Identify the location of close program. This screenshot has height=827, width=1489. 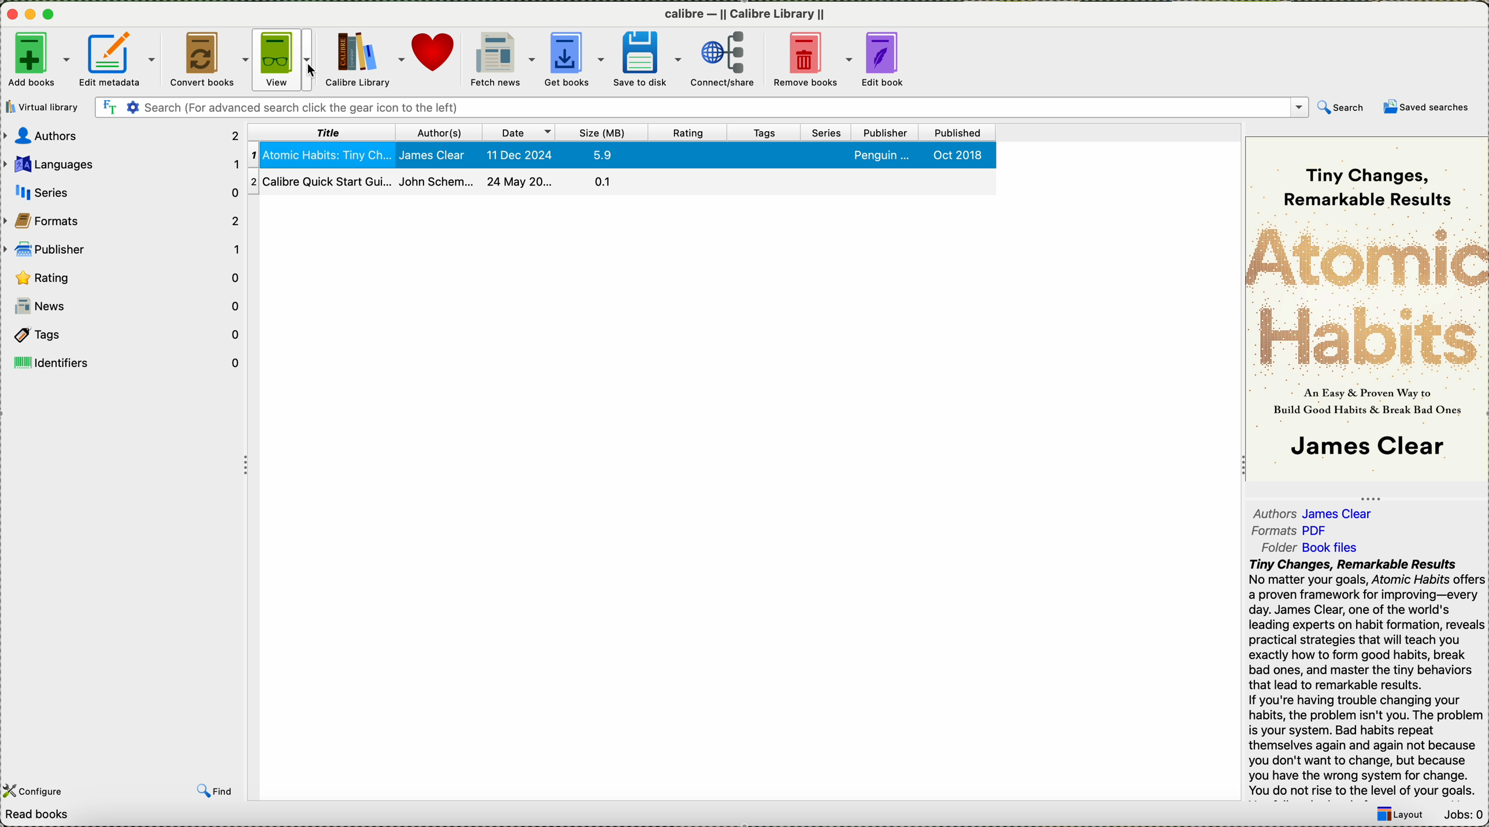
(9, 13).